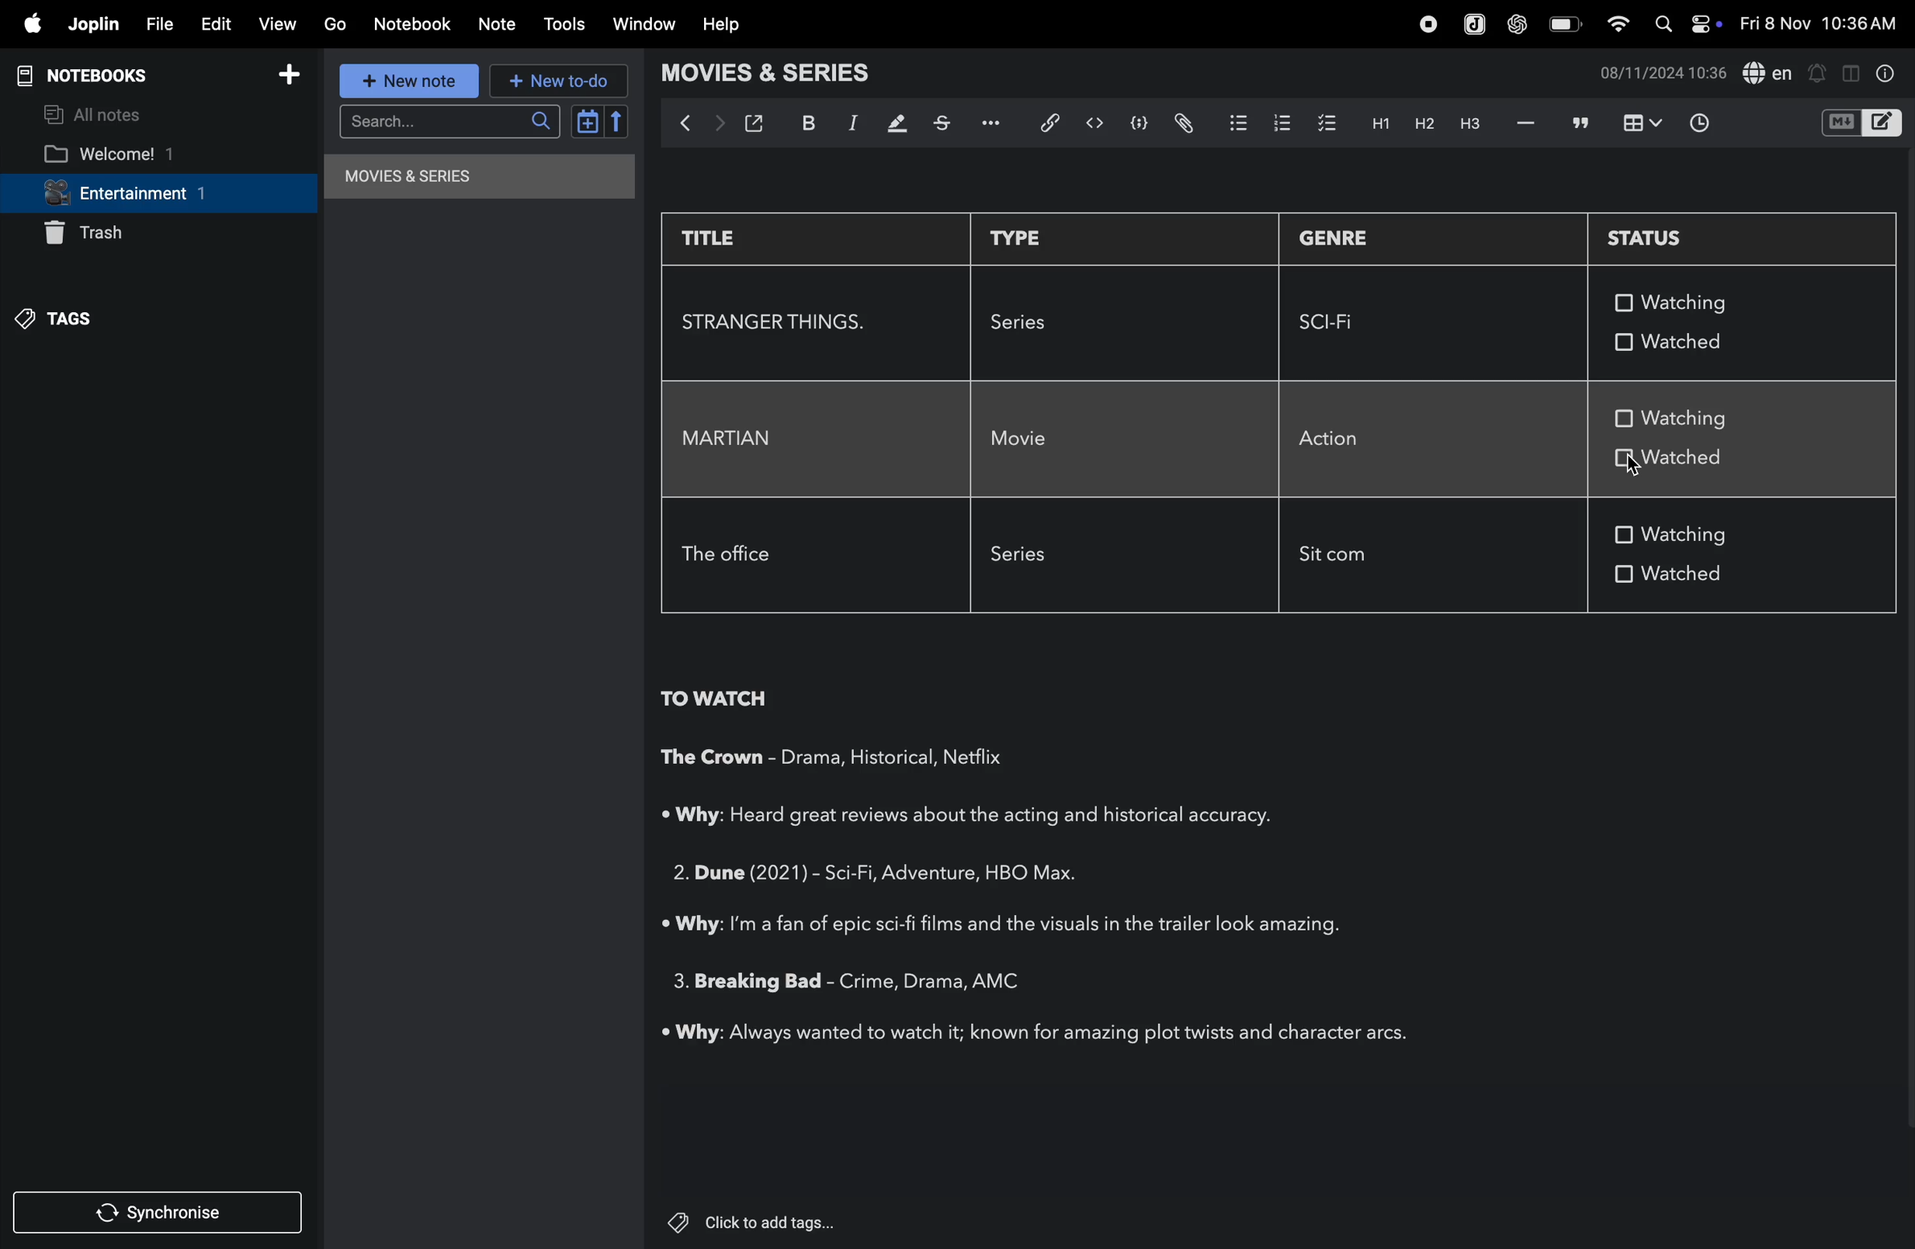 The image size is (1915, 1249). I want to click on watching, so click(1691, 533).